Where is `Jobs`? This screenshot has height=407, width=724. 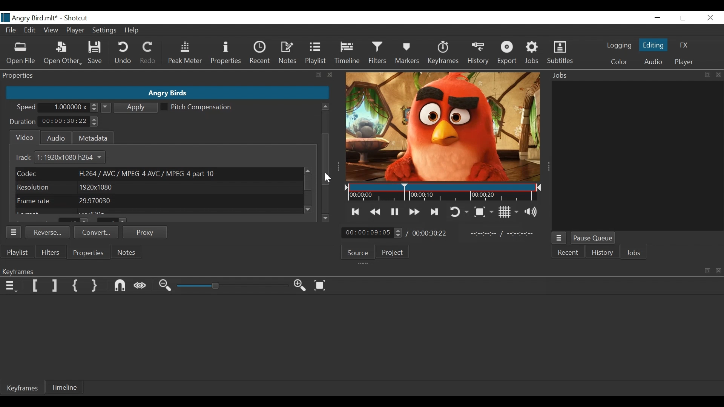 Jobs is located at coordinates (634, 253).